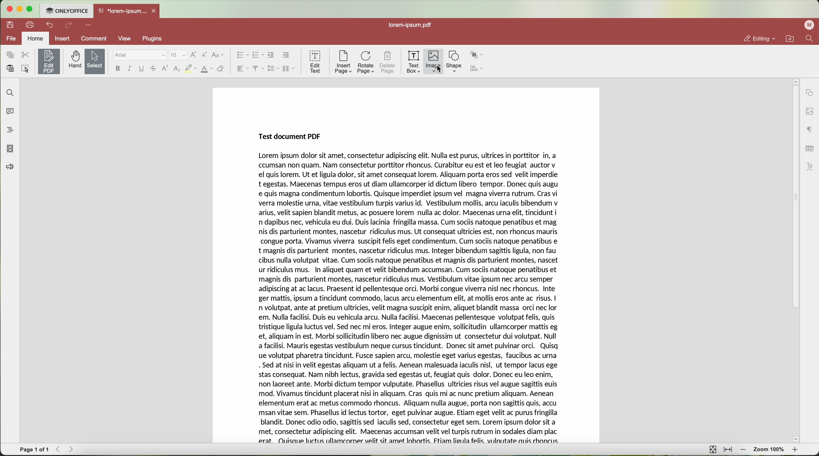  I want to click on size font, so click(178, 55).